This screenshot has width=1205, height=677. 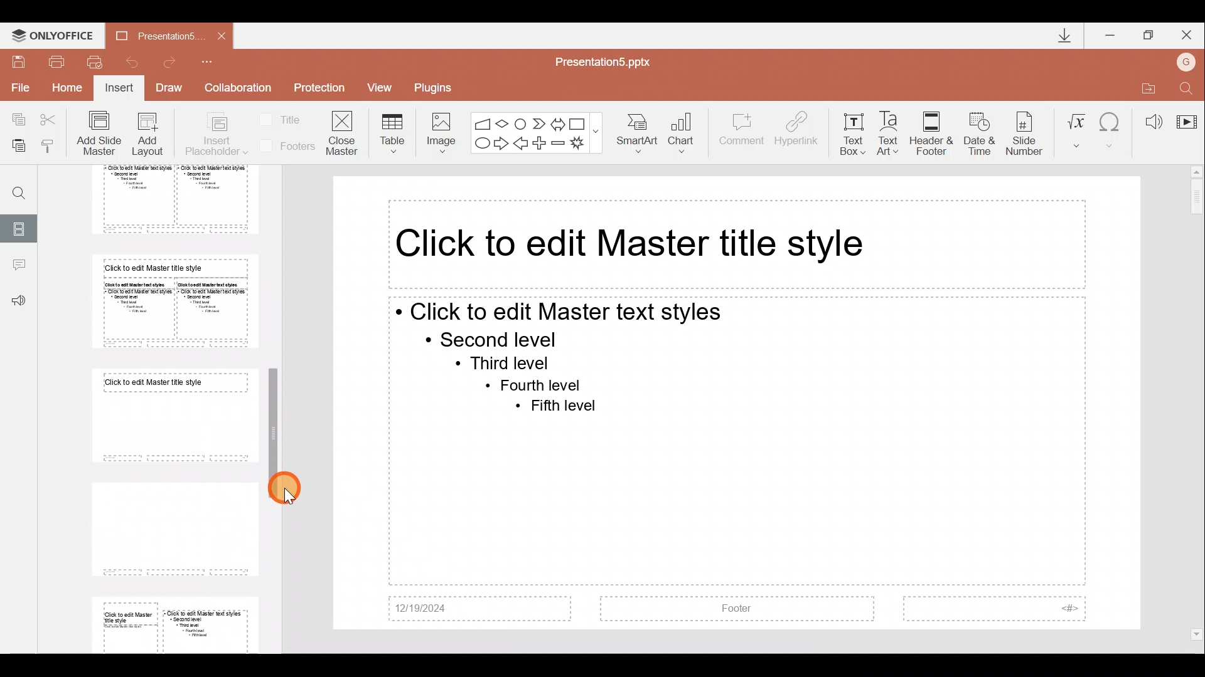 I want to click on Left arrow, so click(x=522, y=144).